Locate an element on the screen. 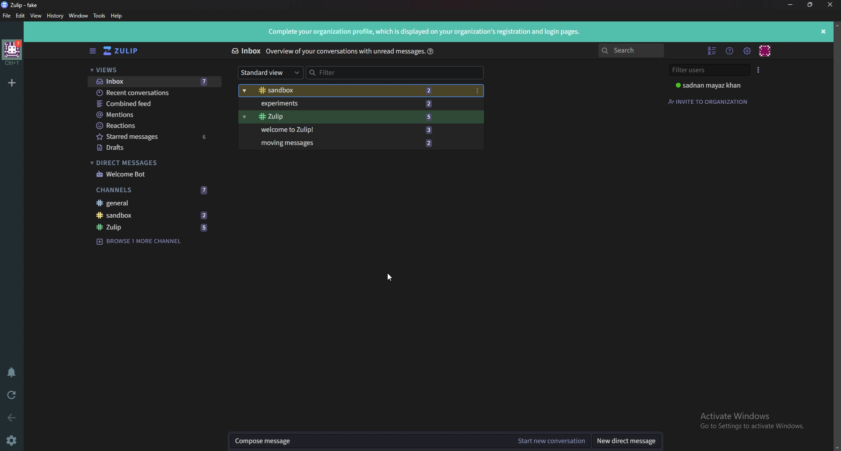 This screenshot has height=451, width=841. Recent conversations is located at coordinates (152, 93).